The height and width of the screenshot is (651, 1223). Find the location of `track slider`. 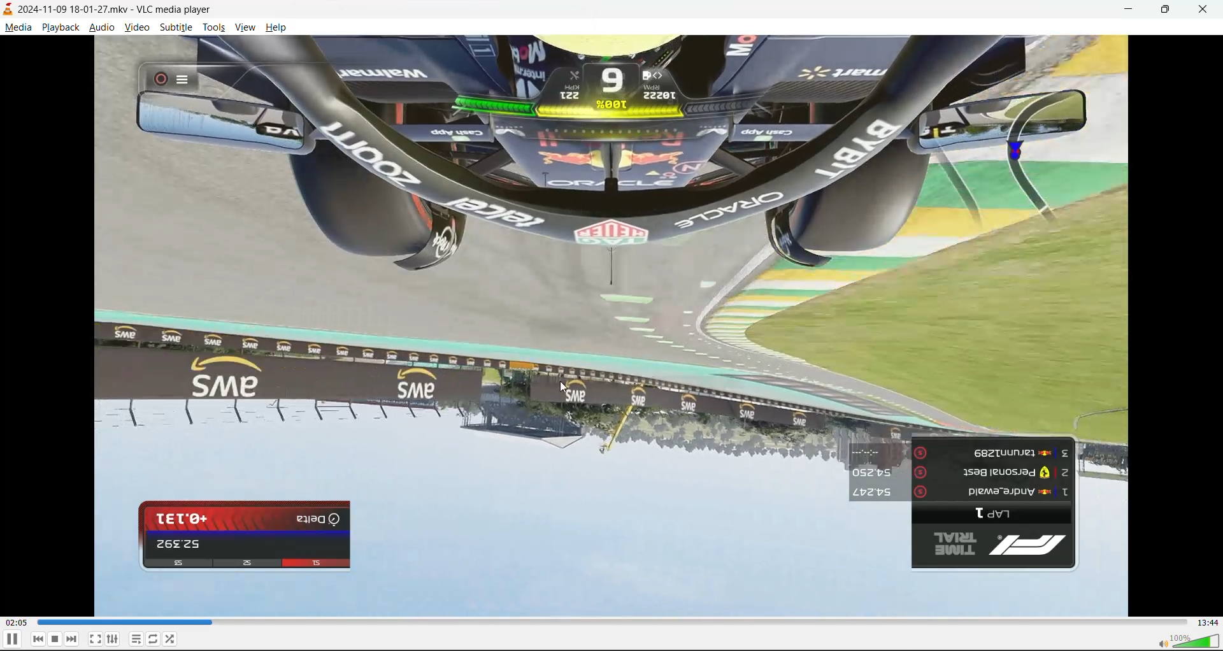

track slider is located at coordinates (608, 624).